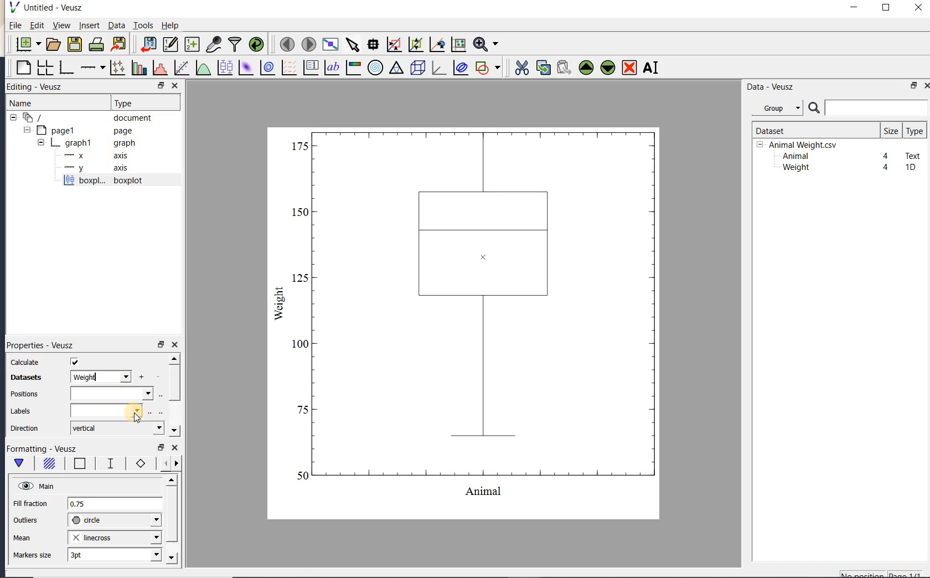 The height and width of the screenshot is (578, 930). Describe the element at coordinates (521, 68) in the screenshot. I see `cut the selected widget` at that location.